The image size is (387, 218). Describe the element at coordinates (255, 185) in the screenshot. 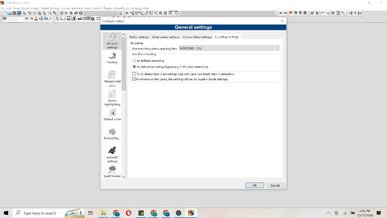

I see `Ok` at that location.